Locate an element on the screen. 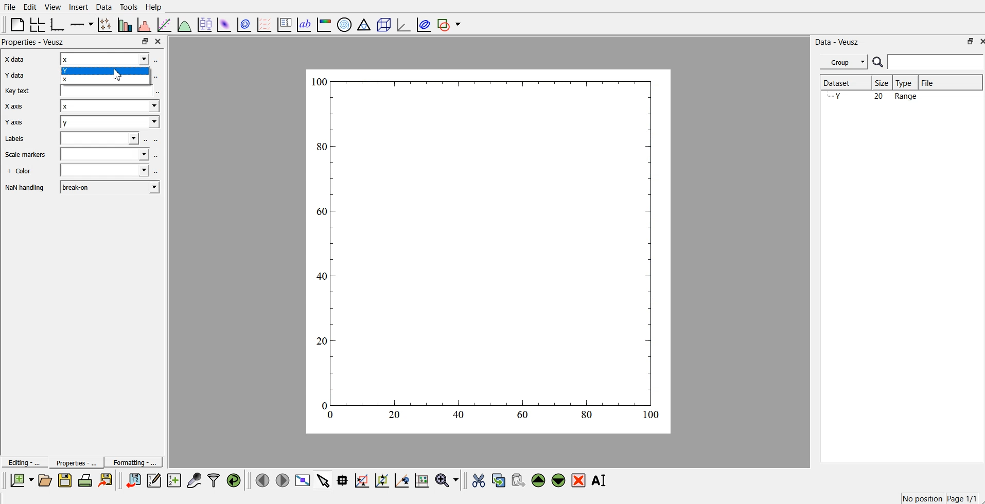 This screenshot has width=985, height=504. Dataset is located at coordinates (843, 83).